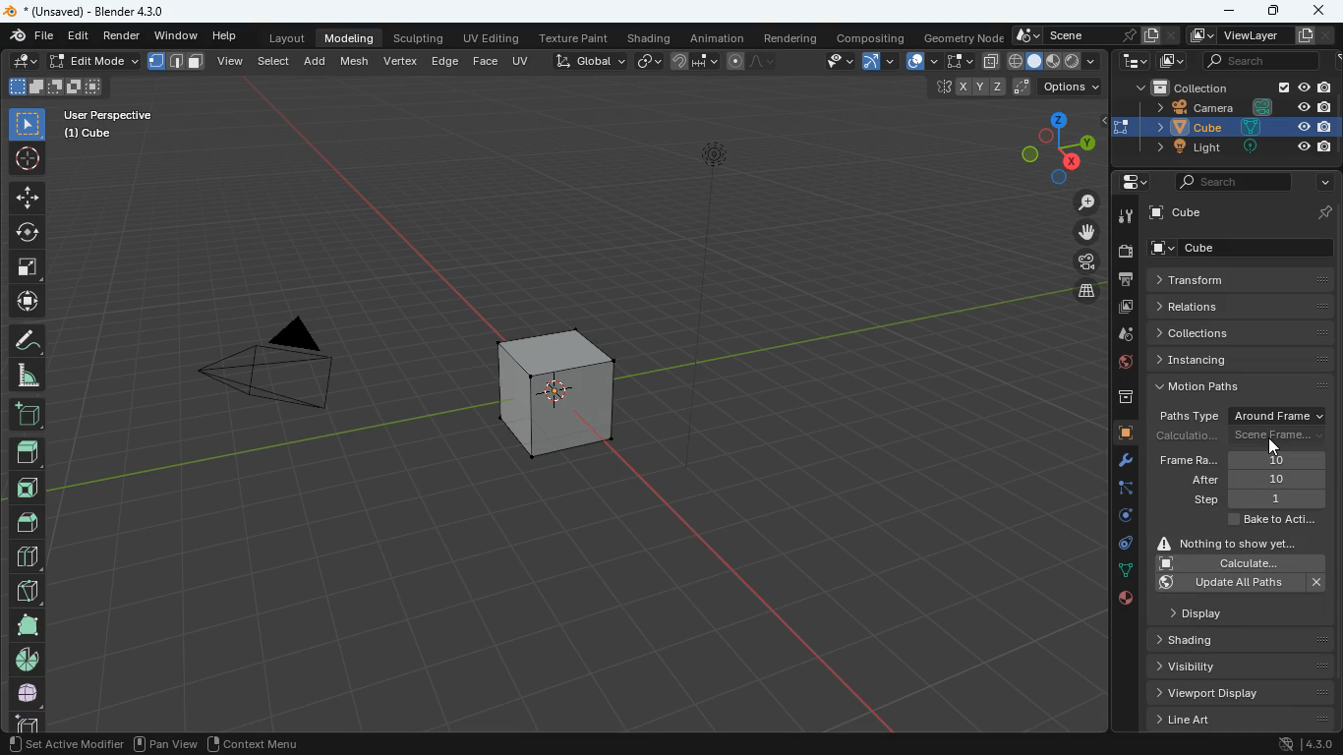  What do you see at coordinates (177, 62) in the screenshot?
I see `perks` at bounding box center [177, 62].